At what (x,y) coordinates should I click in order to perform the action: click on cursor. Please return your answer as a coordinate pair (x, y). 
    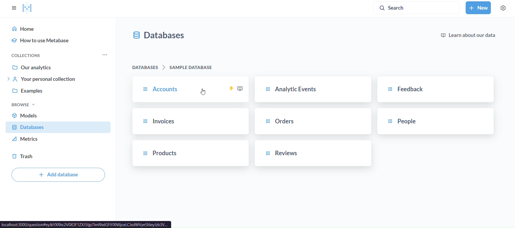
    Looking at the image, I should click on (204, 91).